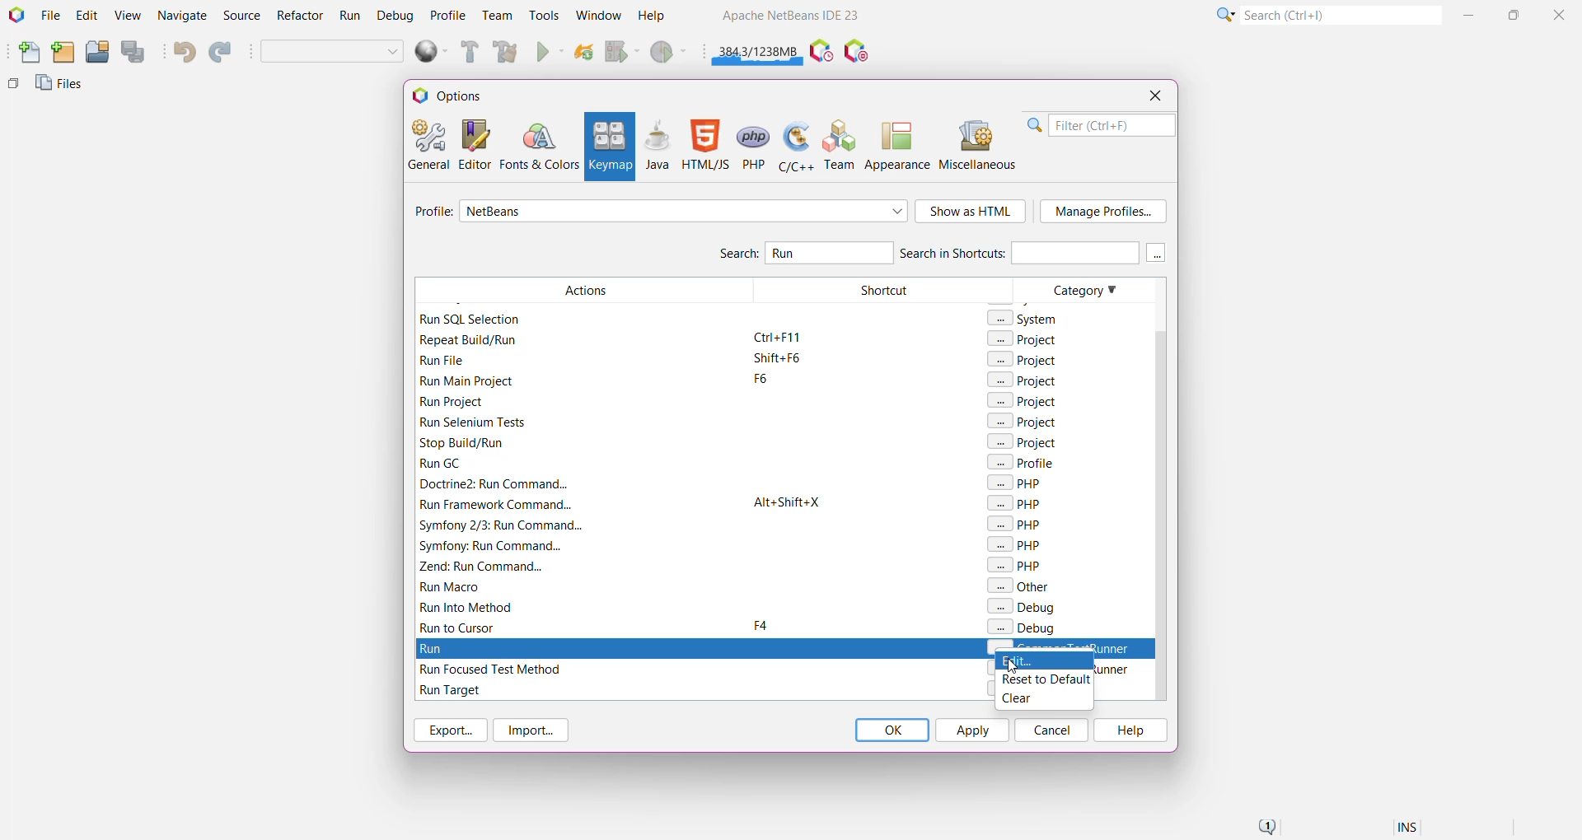  Describe the element at coordinates (659, 17) in the screenshot. I see `Help` at that location.